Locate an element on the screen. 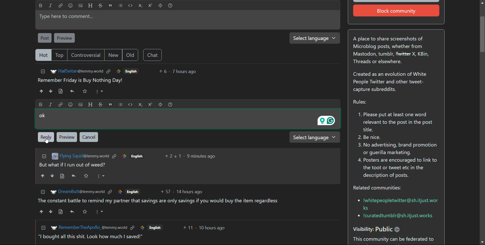  language is located at coordinates (155, 229).